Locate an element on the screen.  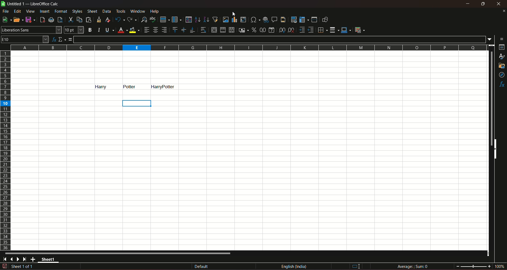
format as number is located at coordinates (262, 30).